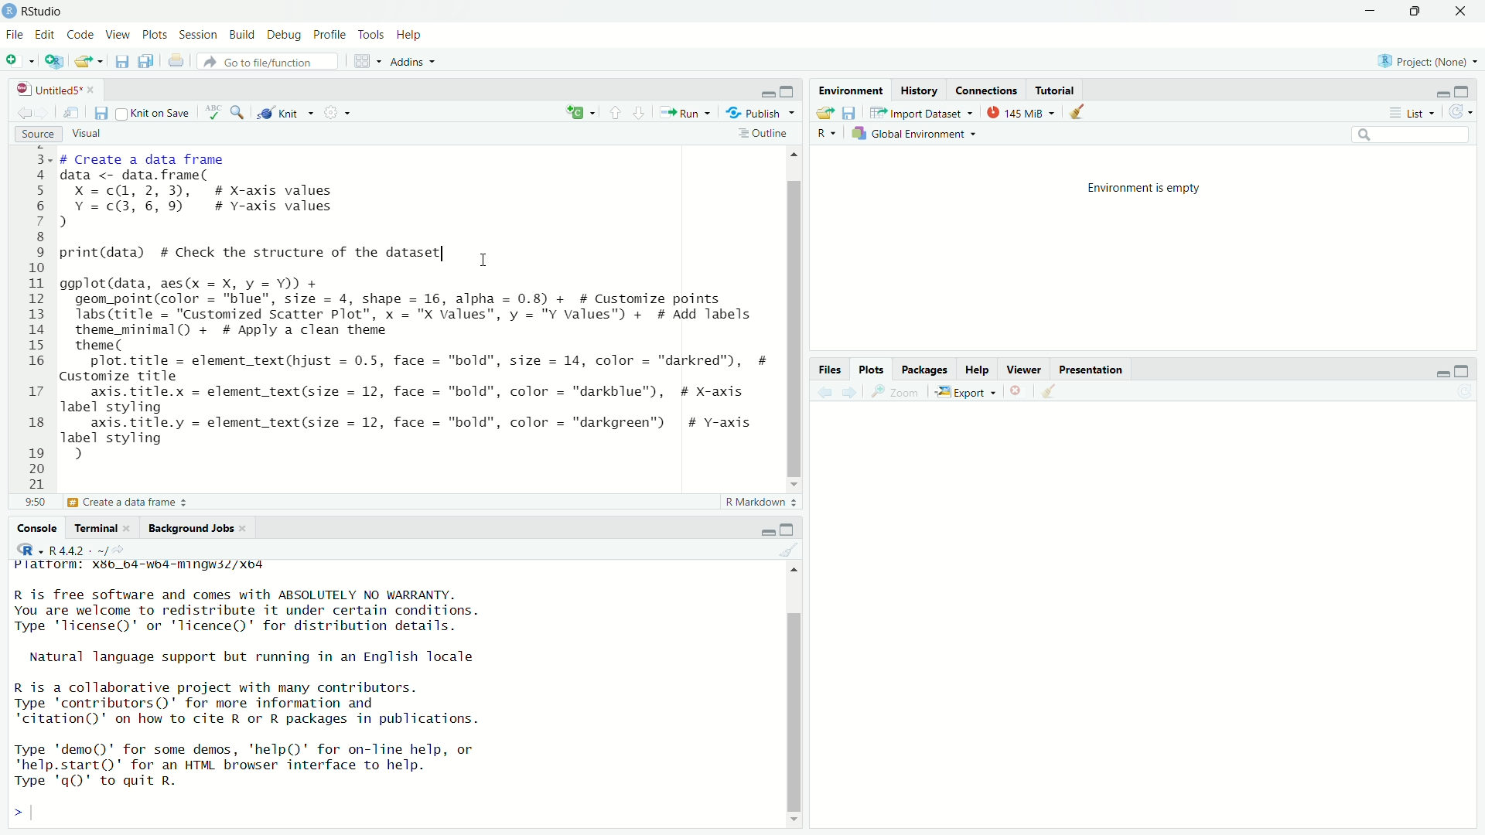 This screenshot has height=835, width=1485. Describe the element at coordinates (176, 61) in the screenshot. I see `Print the current file` at that location.